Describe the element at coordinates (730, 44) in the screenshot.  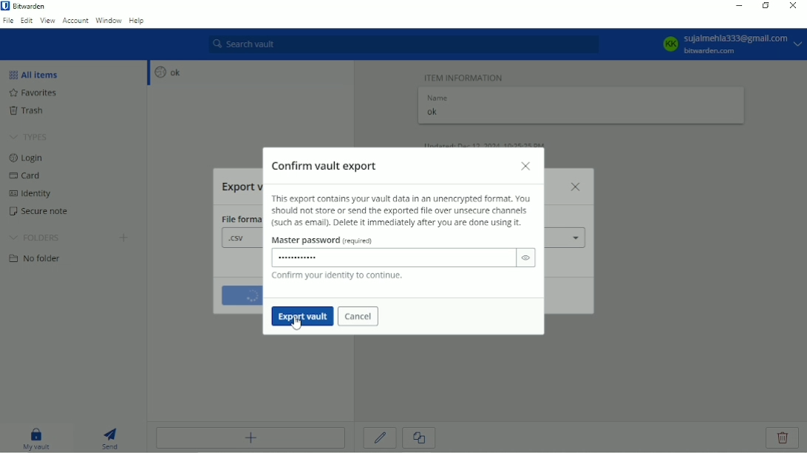
I see `KK sujalmehla333@gmail.com       bitwarden.com` at that location.